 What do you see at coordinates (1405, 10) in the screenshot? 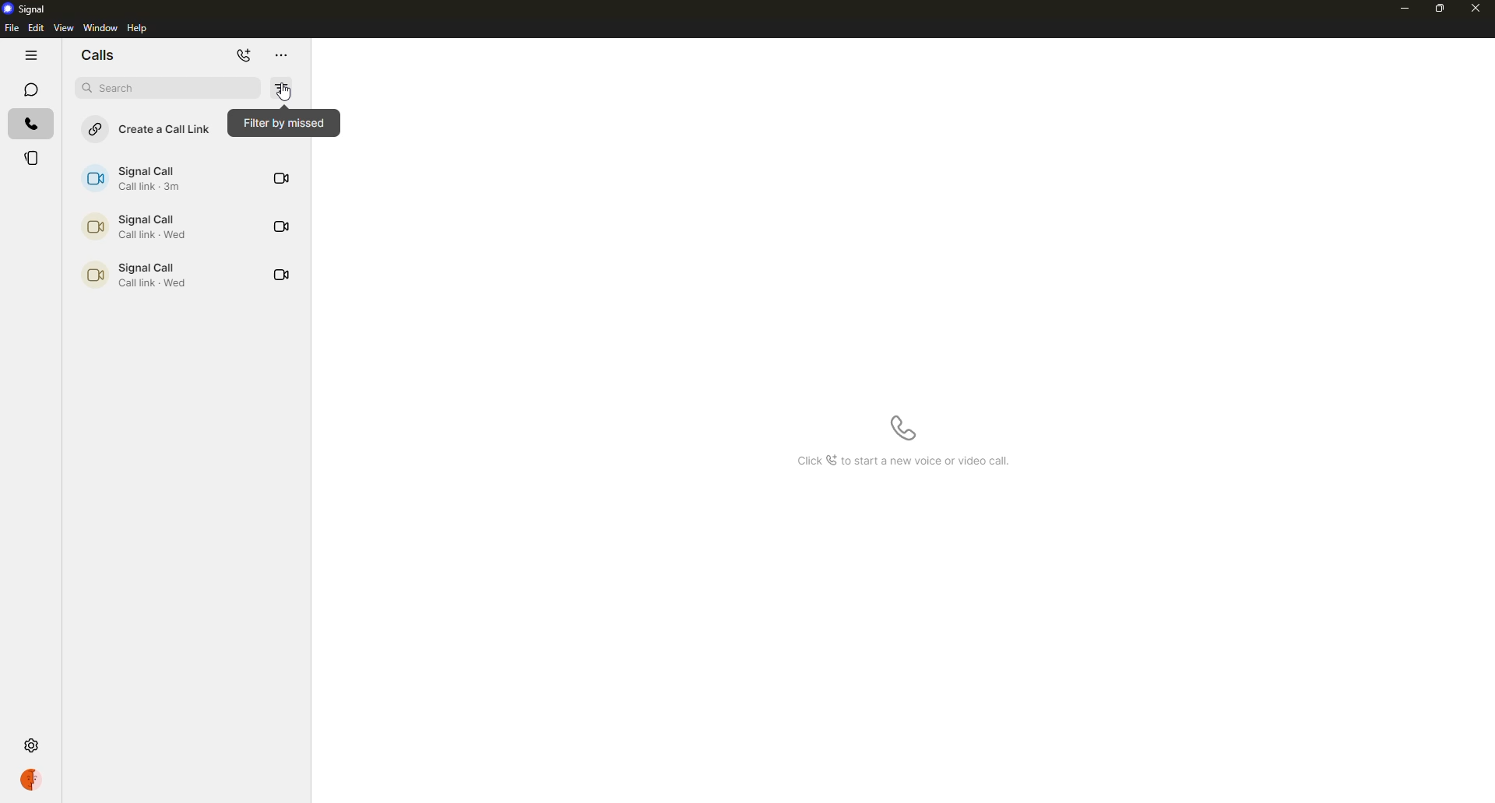
I see `minimize` at bounding box center [1405, 10].